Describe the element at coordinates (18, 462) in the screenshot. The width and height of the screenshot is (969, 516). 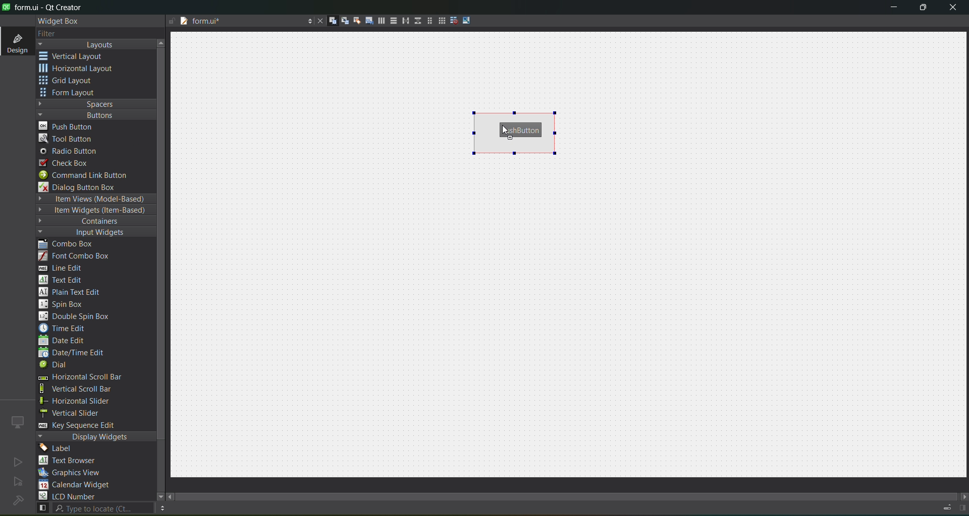
I see `no active project` at that location.